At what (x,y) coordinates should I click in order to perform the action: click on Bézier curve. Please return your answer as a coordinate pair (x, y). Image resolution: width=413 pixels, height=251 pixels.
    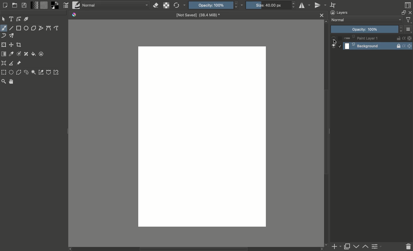
    Looking at the image, I should click on (49, 29).